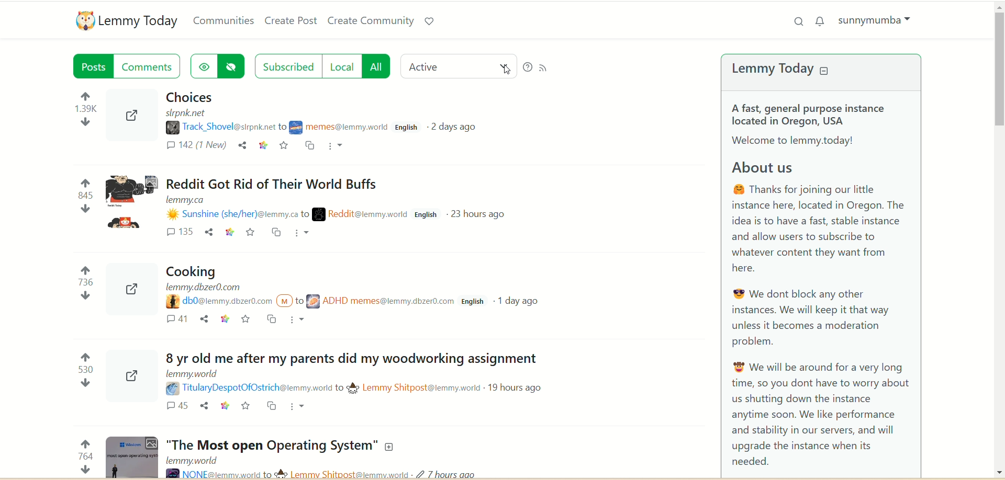  I want to click on English(language), so click(408, 129).